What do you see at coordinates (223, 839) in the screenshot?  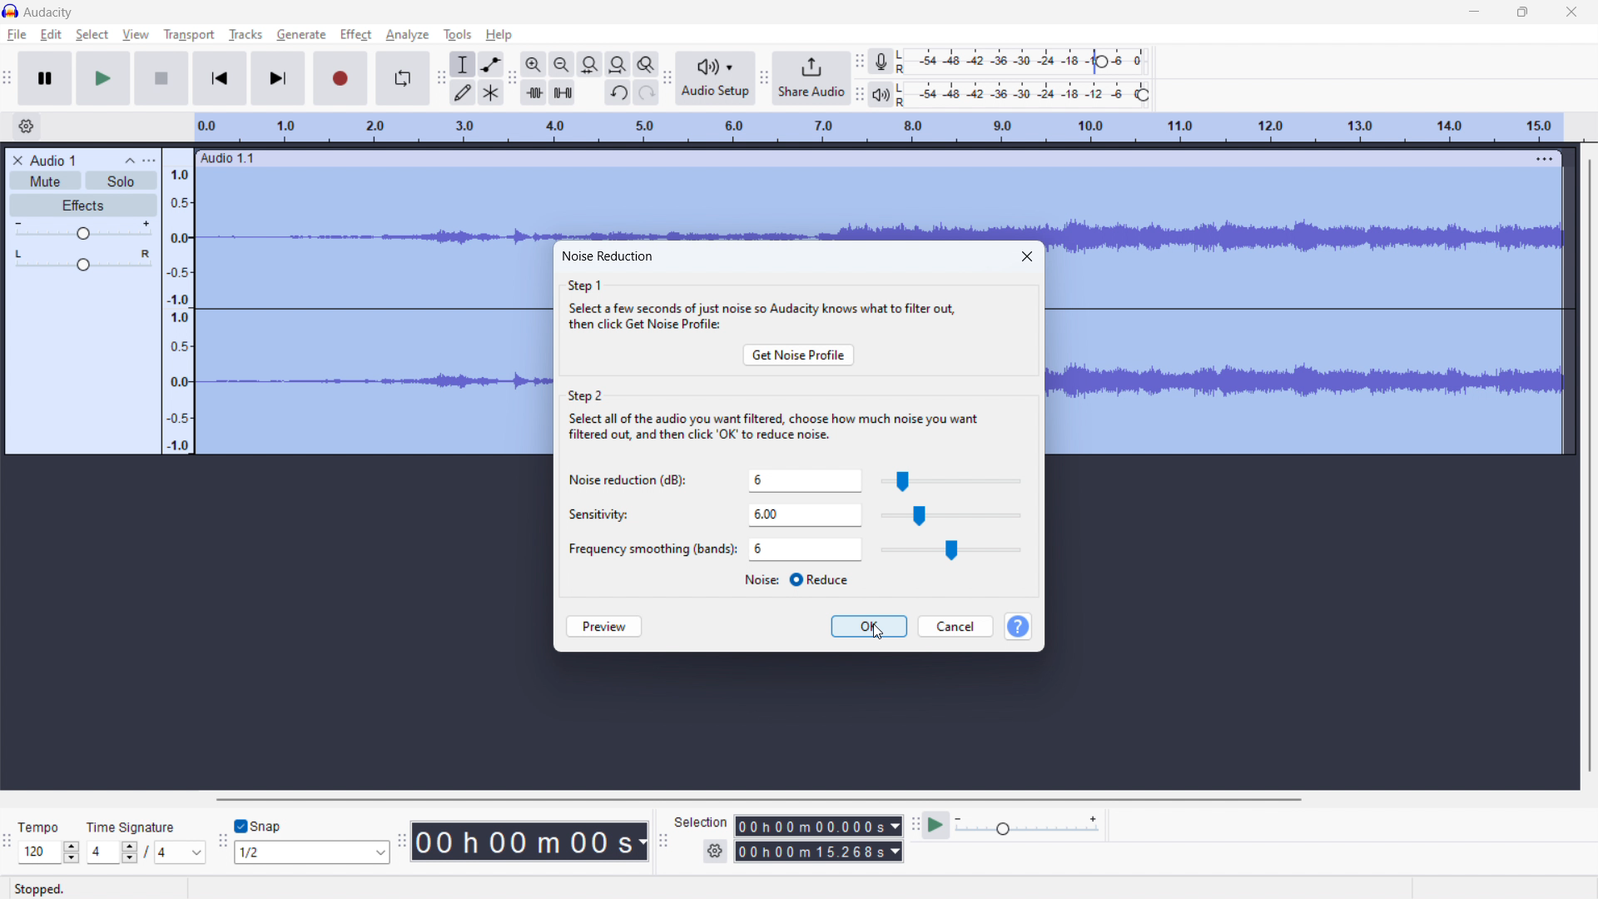 I see `snapping toolbar` at bounding box center [223, 839].